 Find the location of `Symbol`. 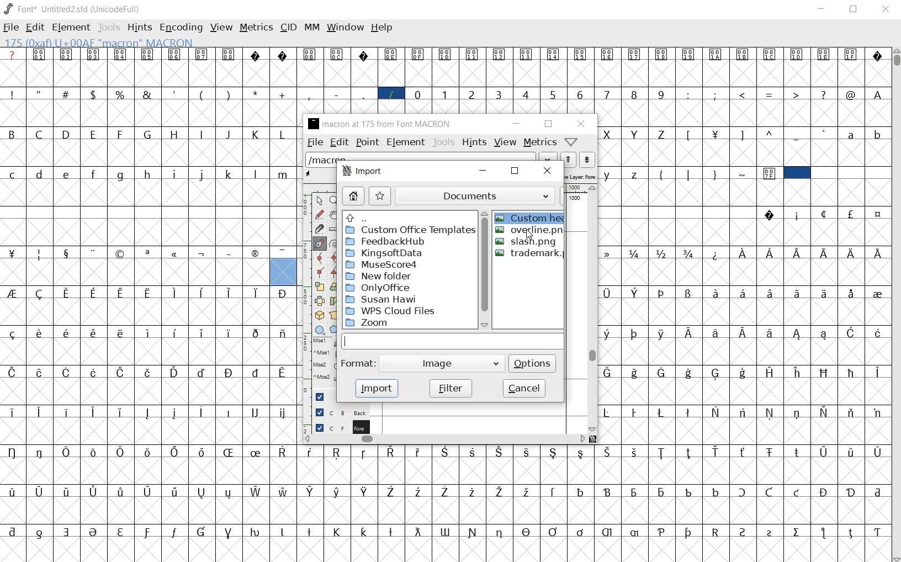

Symbol is located at coordinates (768, 372).